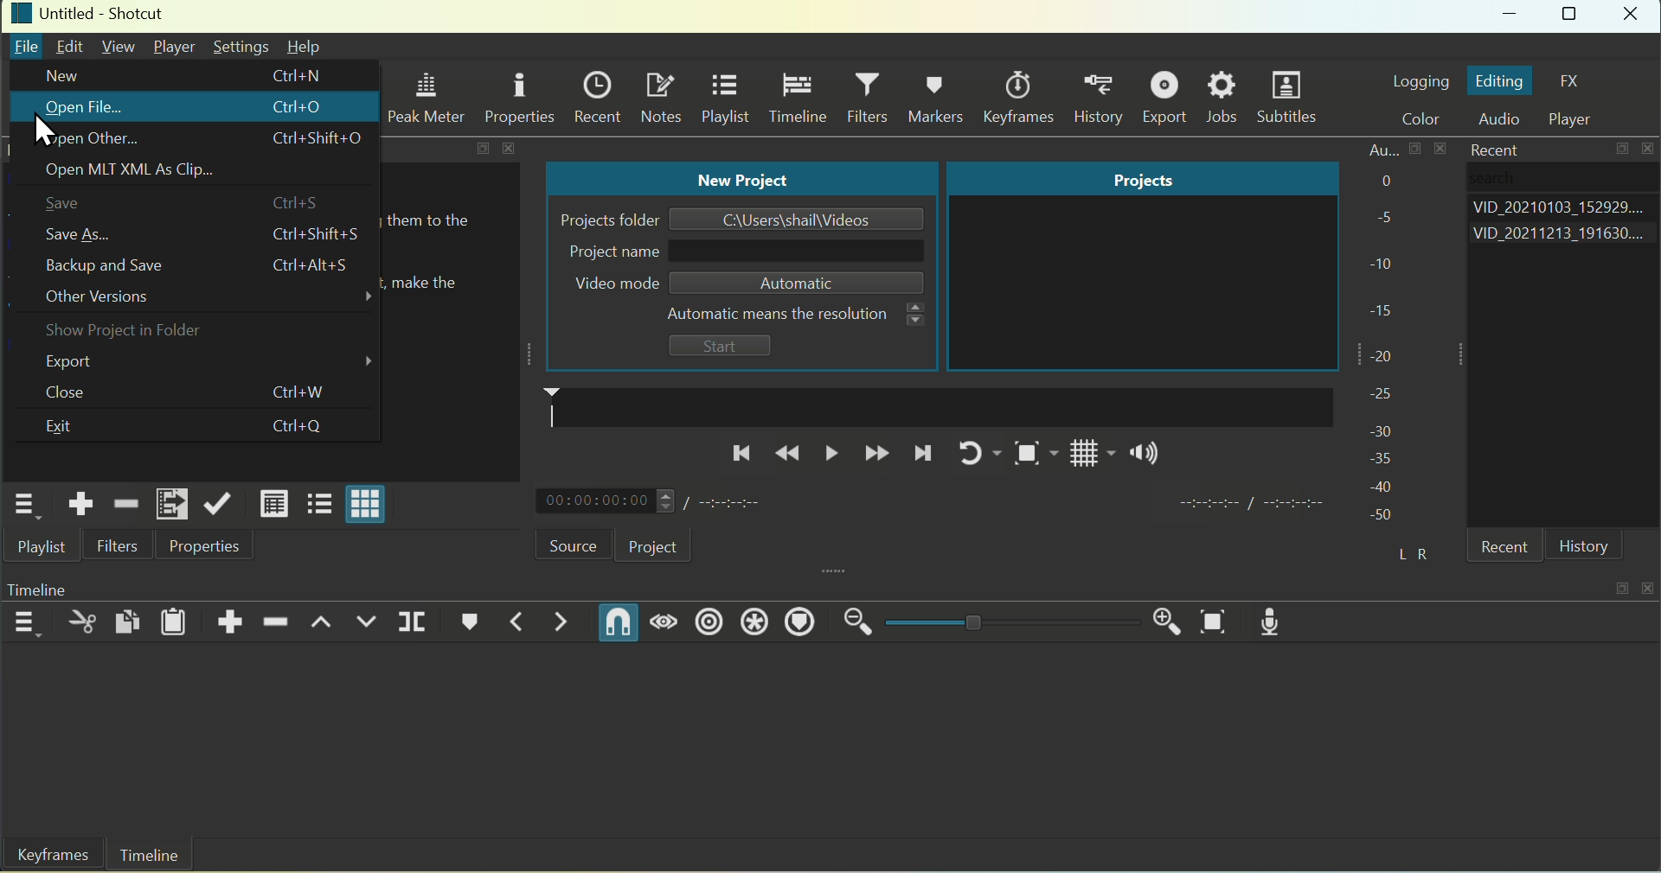 The width and height of the screenshot is (1661, 873). What do you see at coordinates (597, 94) in the screenshot?
I see `Recent` at bounding box center [597, 94].